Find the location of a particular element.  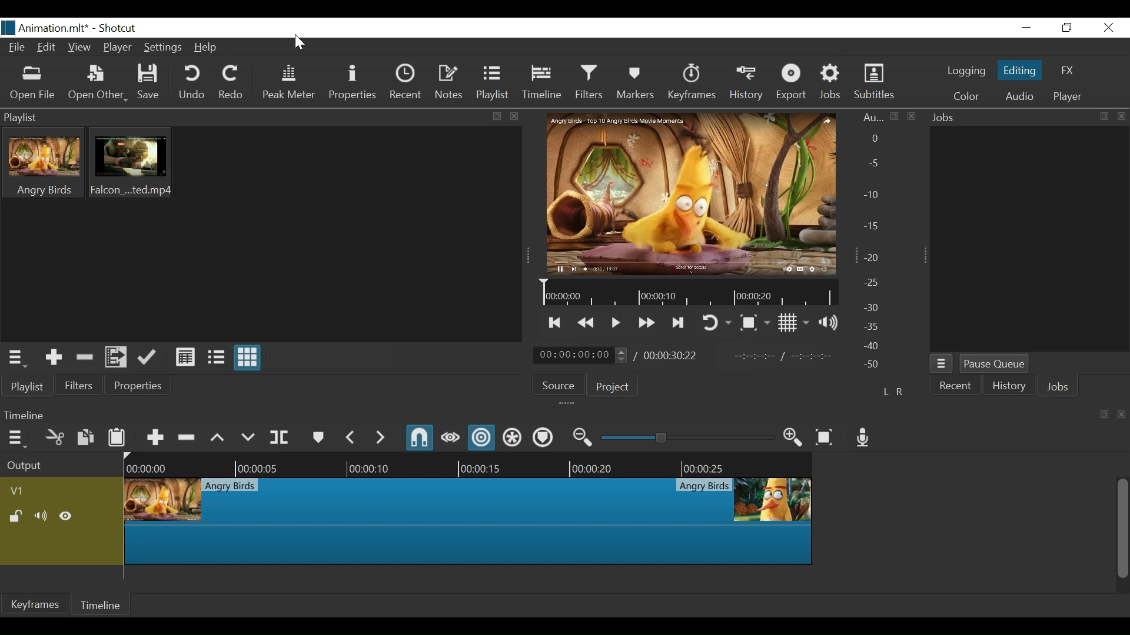

Shotcut Desktop icon is located at coordinates (8, 28).